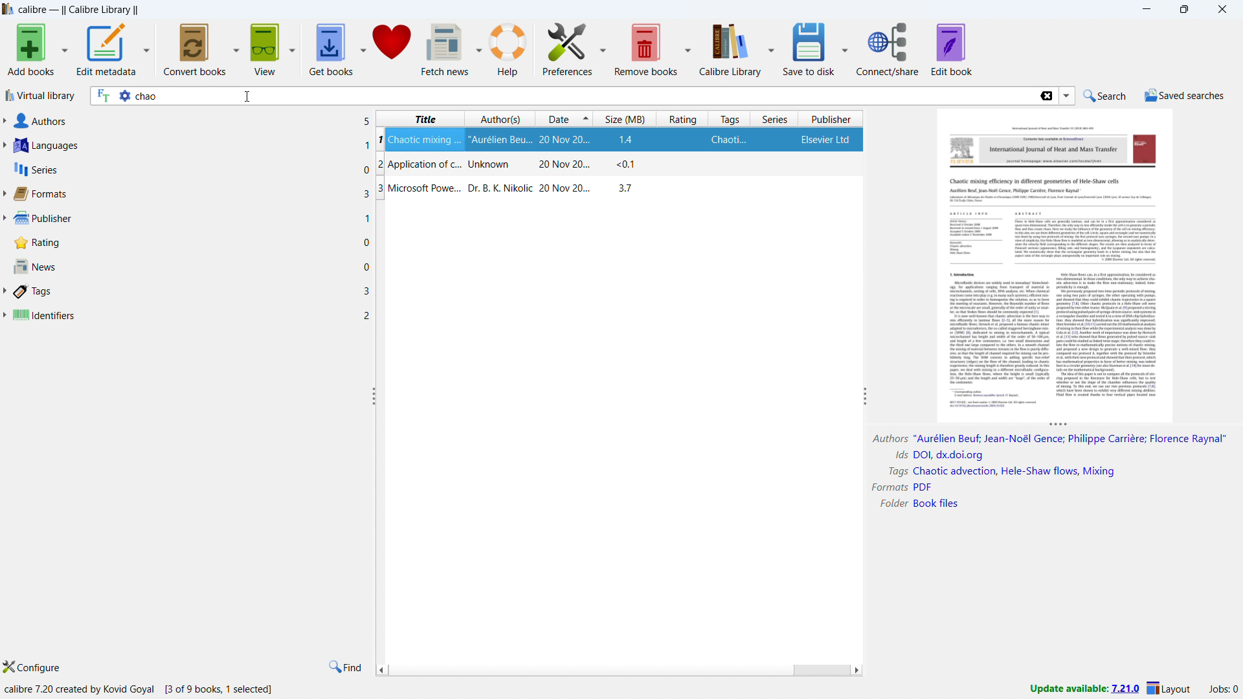  Describe the element at coordinates (897, 454) in the screenshot. I see `ids` at that location.